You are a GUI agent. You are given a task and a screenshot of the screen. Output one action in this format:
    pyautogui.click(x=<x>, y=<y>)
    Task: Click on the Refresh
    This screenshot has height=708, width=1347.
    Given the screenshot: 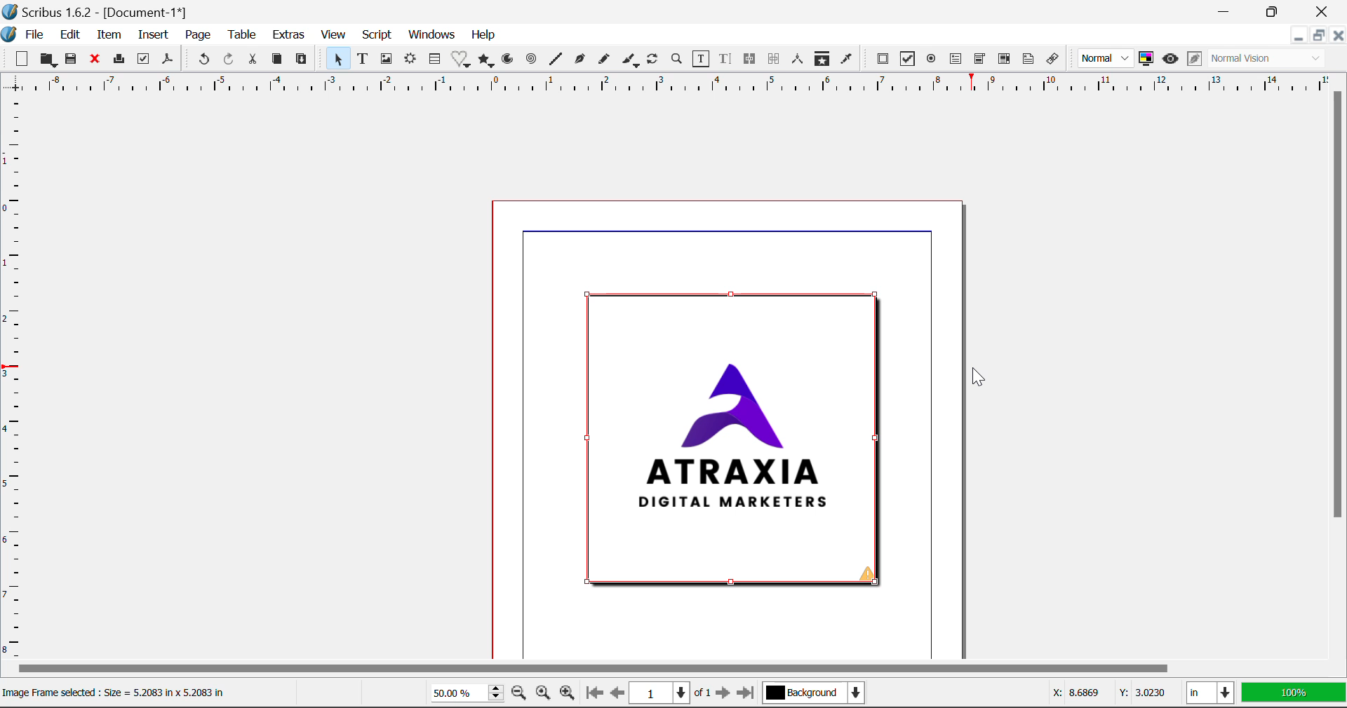 What is the action you would take?
    pyautogui.click(x=653, y=60)
    